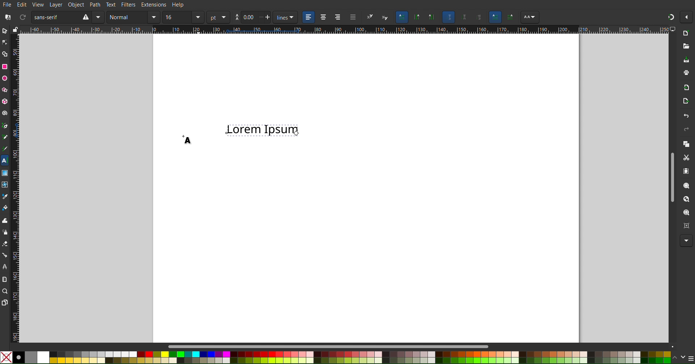 Image resolution: width=695 pixels, height=364 pixels. What do you see at coordinates (685, 225) in the screenshot?
I see `Zoom Center Page` at bounding box center [685, 225].